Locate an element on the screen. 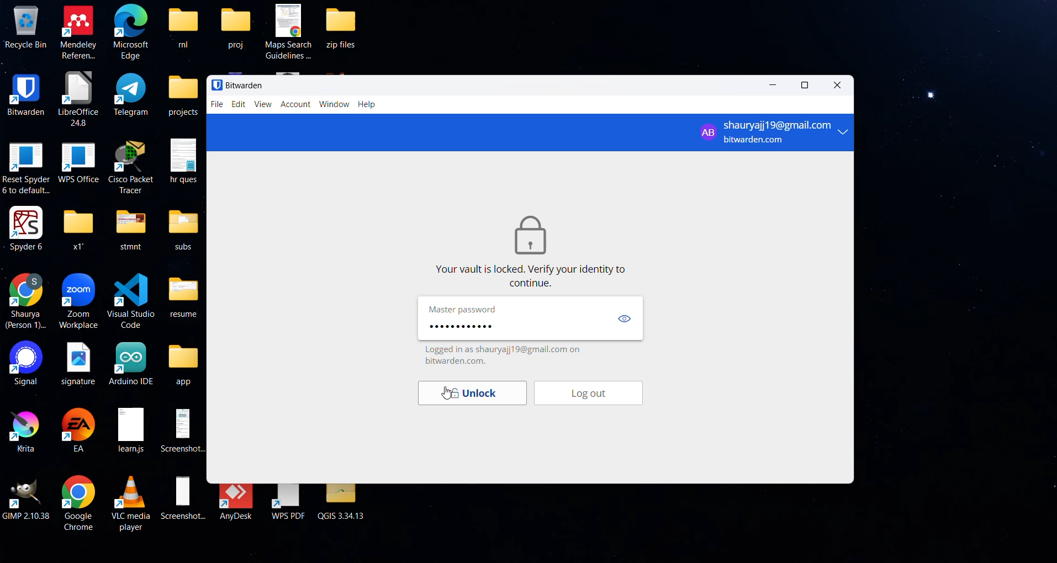 Image resolution: width=1057 pixels, height=563 pixels. Telegram is located at coordinates (132, 94).